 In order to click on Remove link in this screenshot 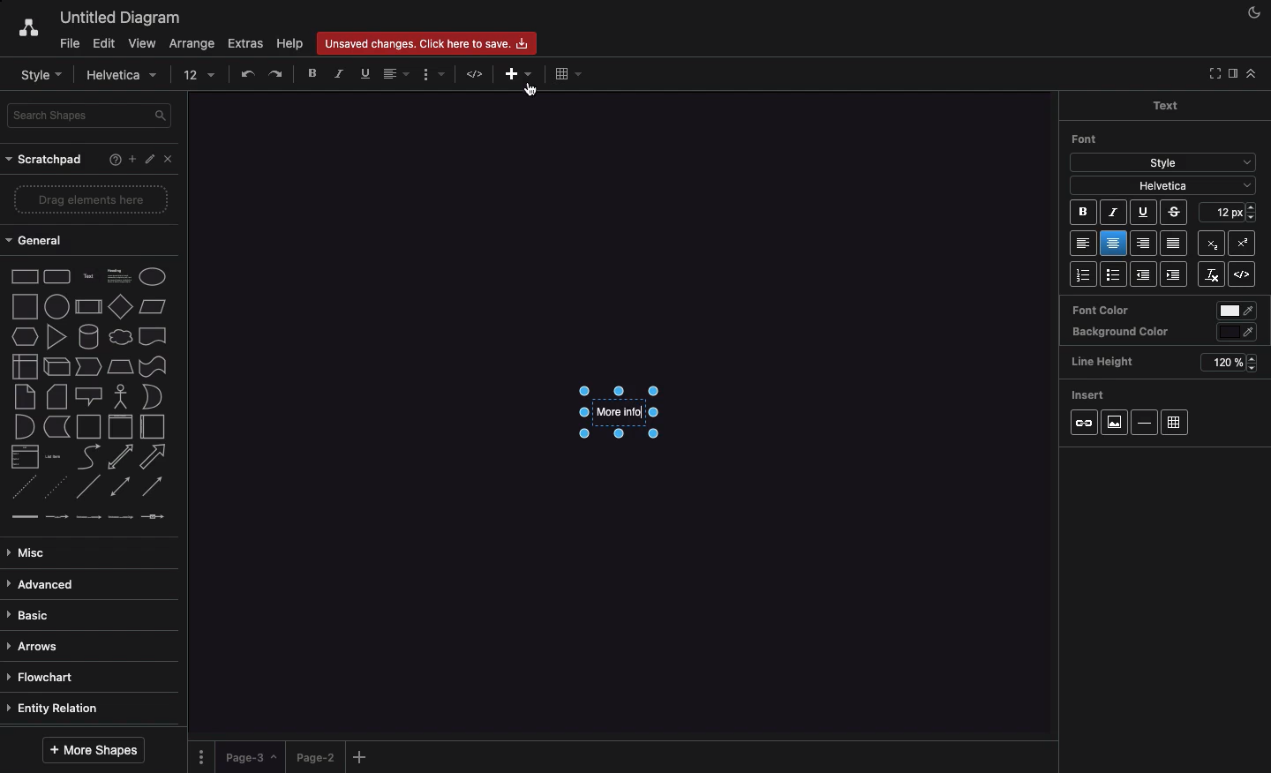, I will do `click(1211, 274)`.